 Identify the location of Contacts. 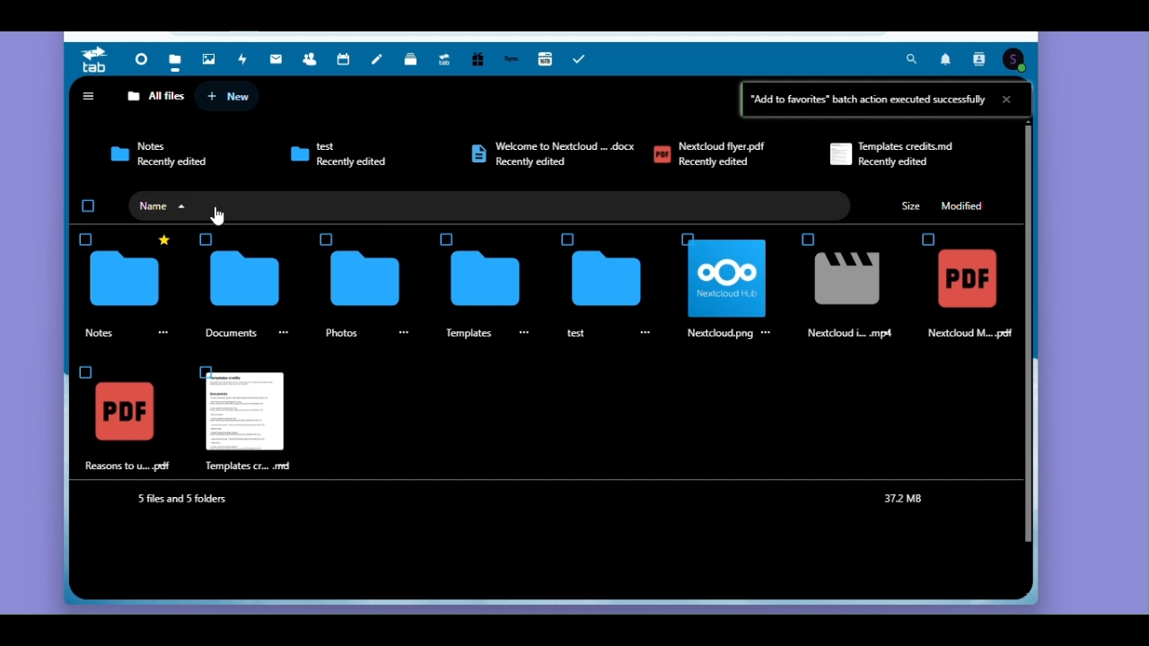
(312, 58).